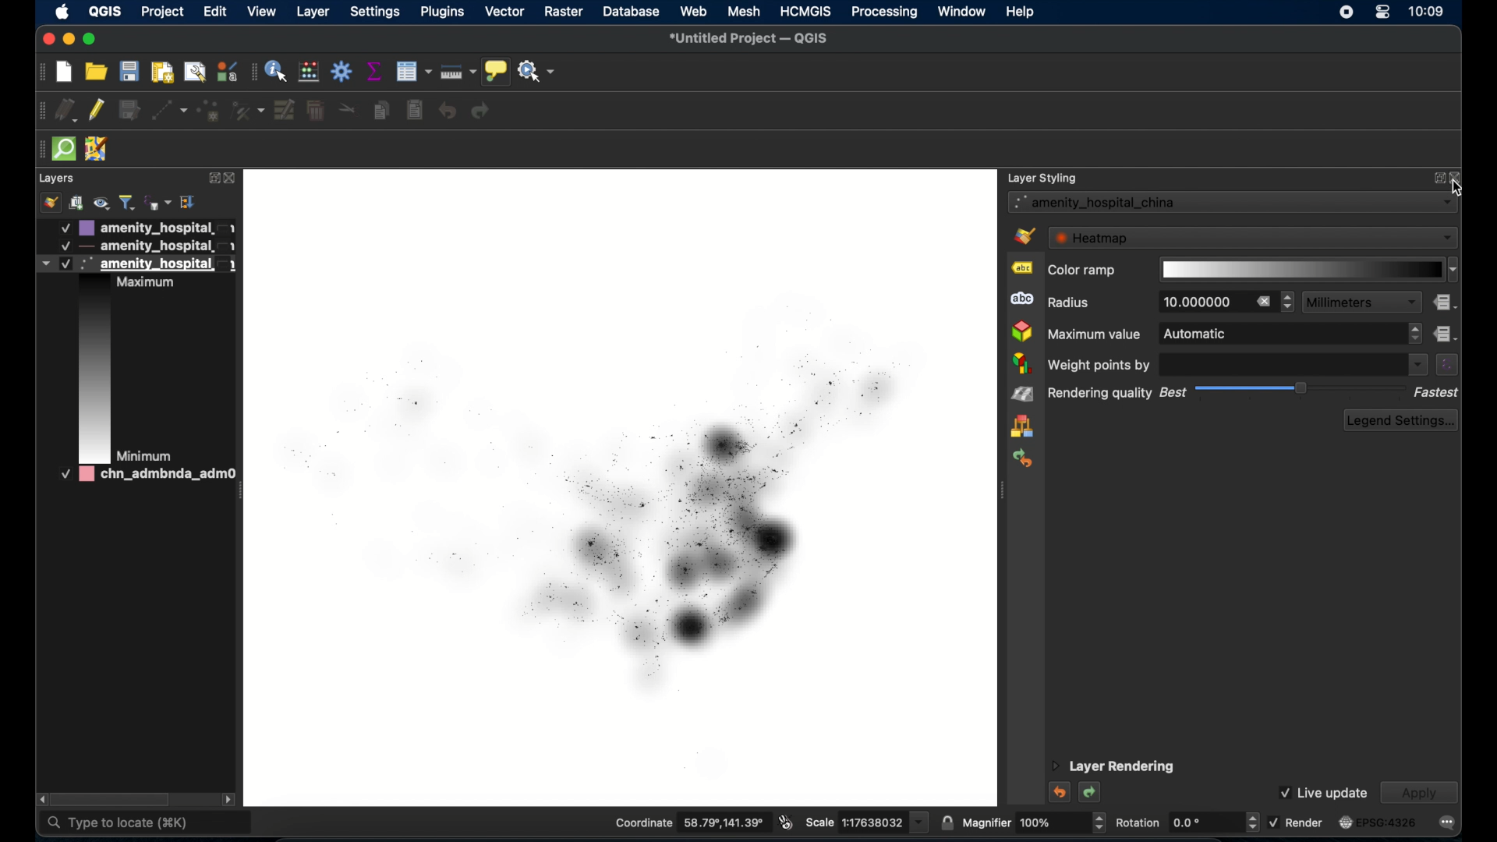 Image resolution: width=1497 pixels, height=842 pixels. I want to click on radius stepper buttons, so click(1226, 302).